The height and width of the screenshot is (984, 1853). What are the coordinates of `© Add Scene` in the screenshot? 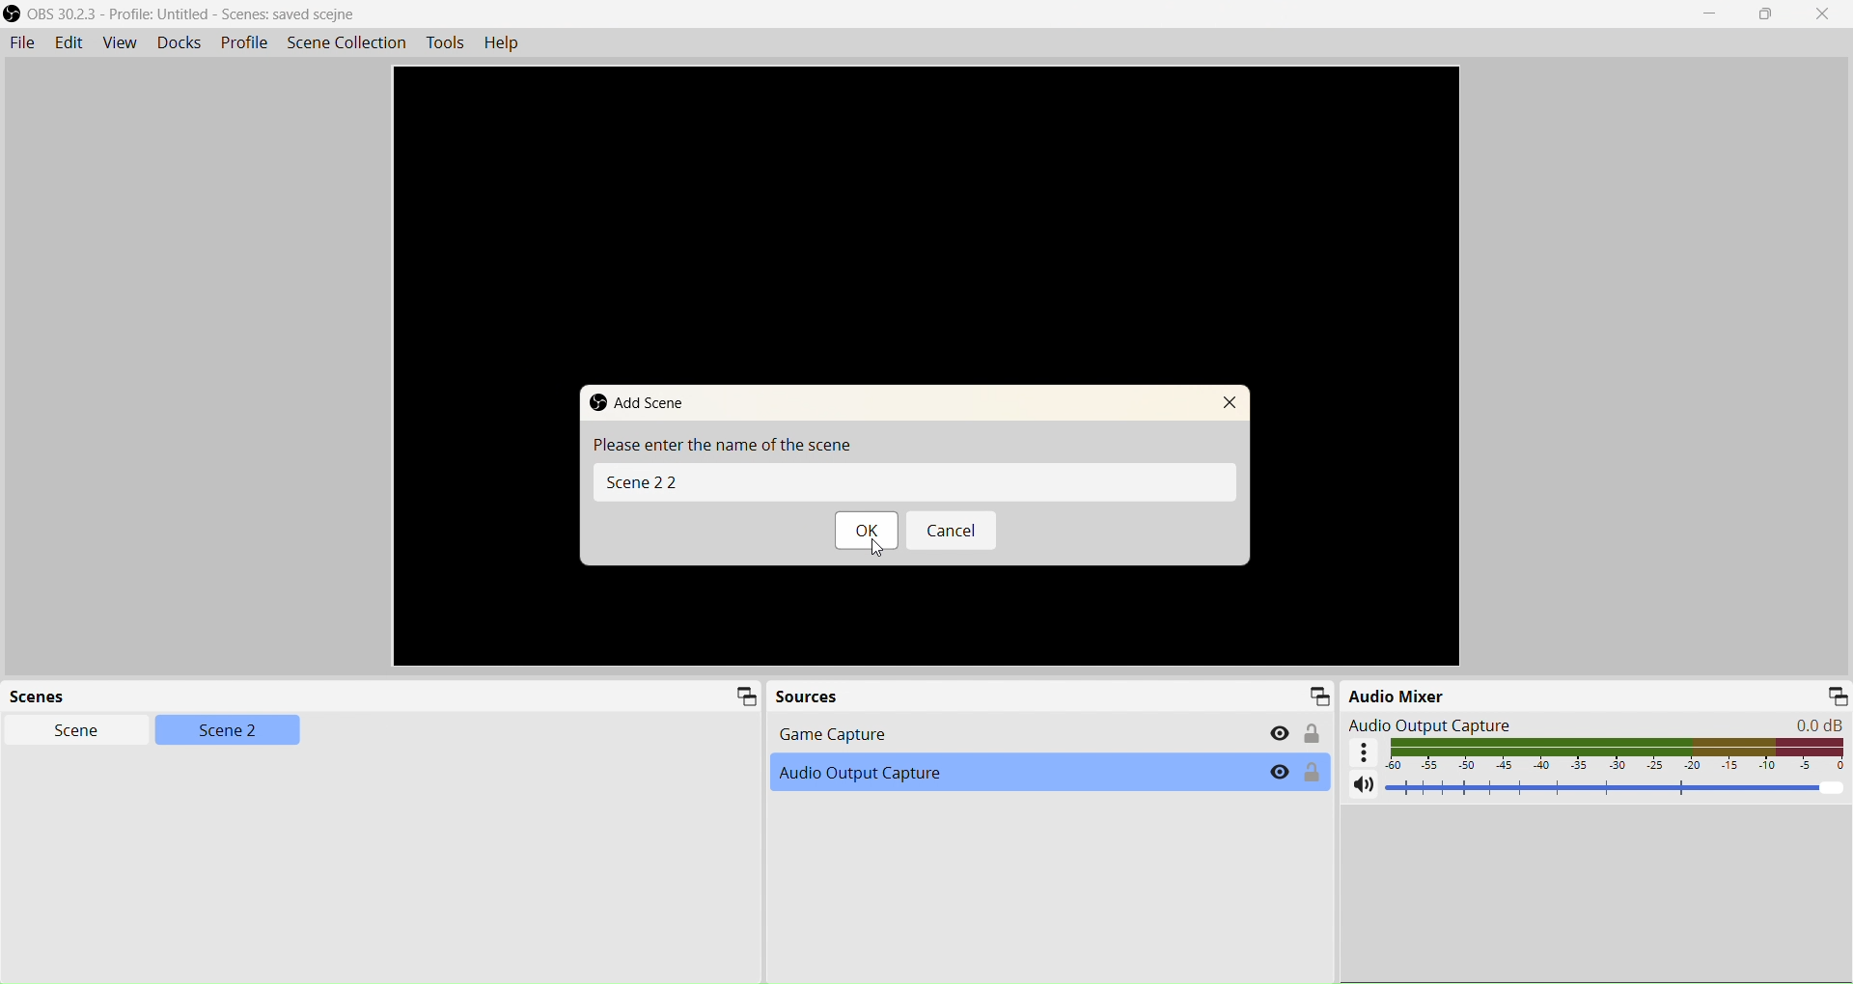 It's located at (639, 402).